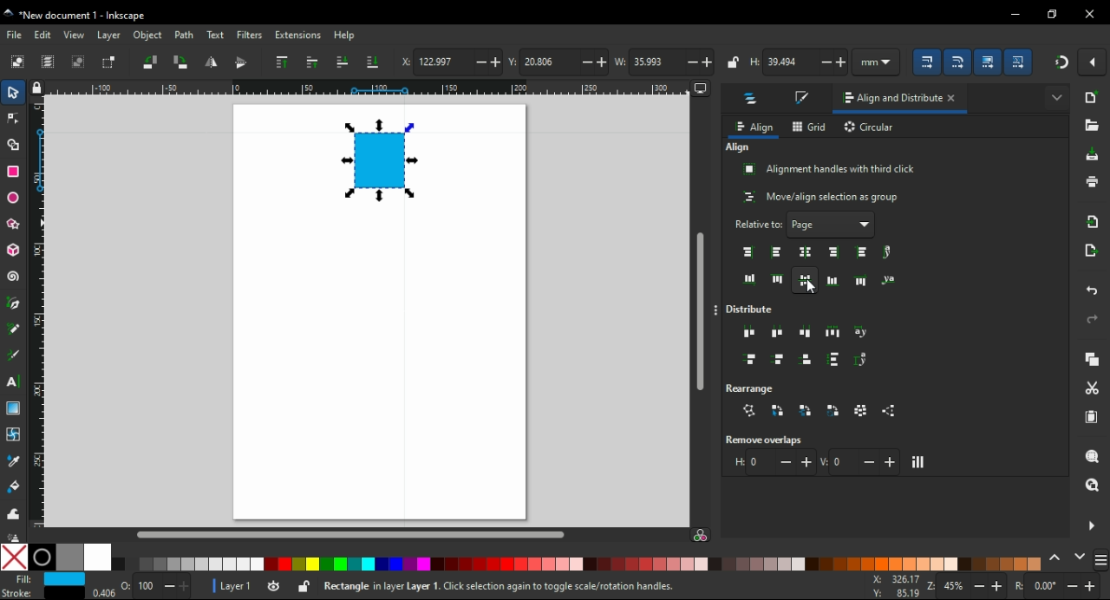 Image resolution: width=1110 pixels, height=600 pixels. I want to click on close, so click(956, 100).